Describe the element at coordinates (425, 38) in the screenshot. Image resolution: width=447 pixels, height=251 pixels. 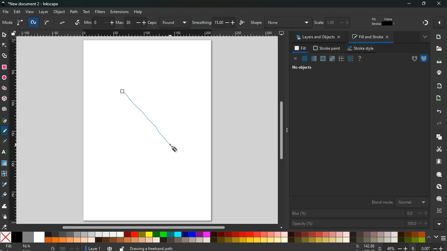
I see `more` at that location.